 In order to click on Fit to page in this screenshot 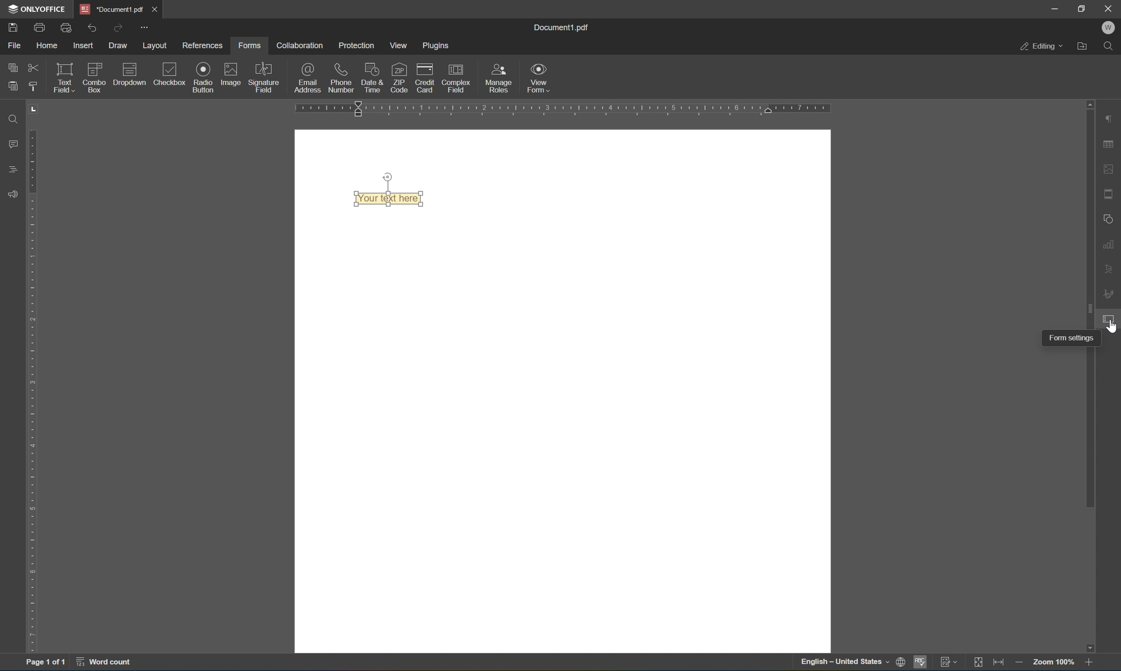, I will do `click(1000, 663)`.